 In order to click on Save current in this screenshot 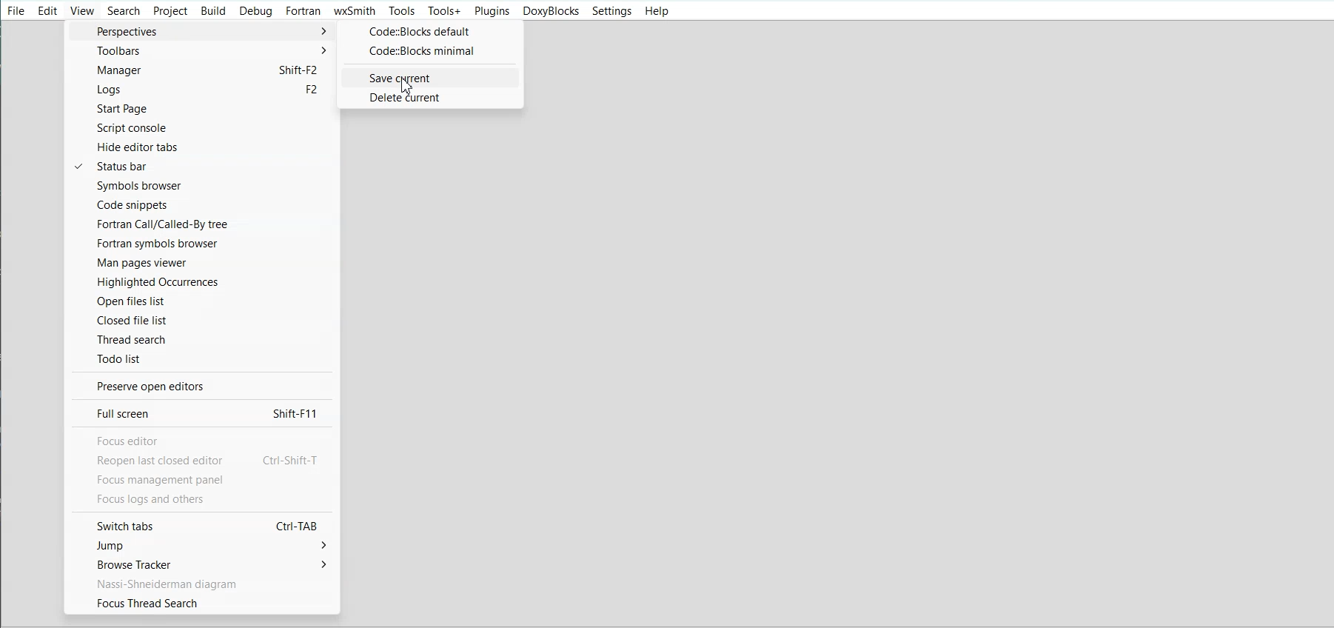, I will do `click(431, 76)`.